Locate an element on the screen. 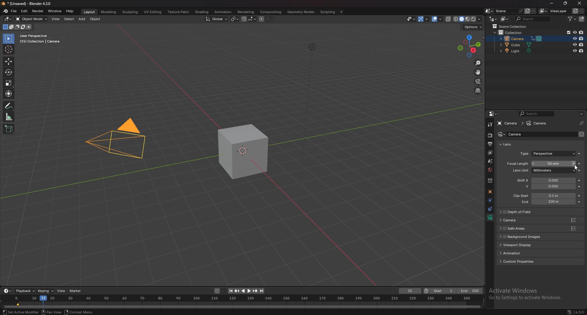 Image resolution: width=587 pixels, height=315 pixels. cube is located at coordinates (517, 45).